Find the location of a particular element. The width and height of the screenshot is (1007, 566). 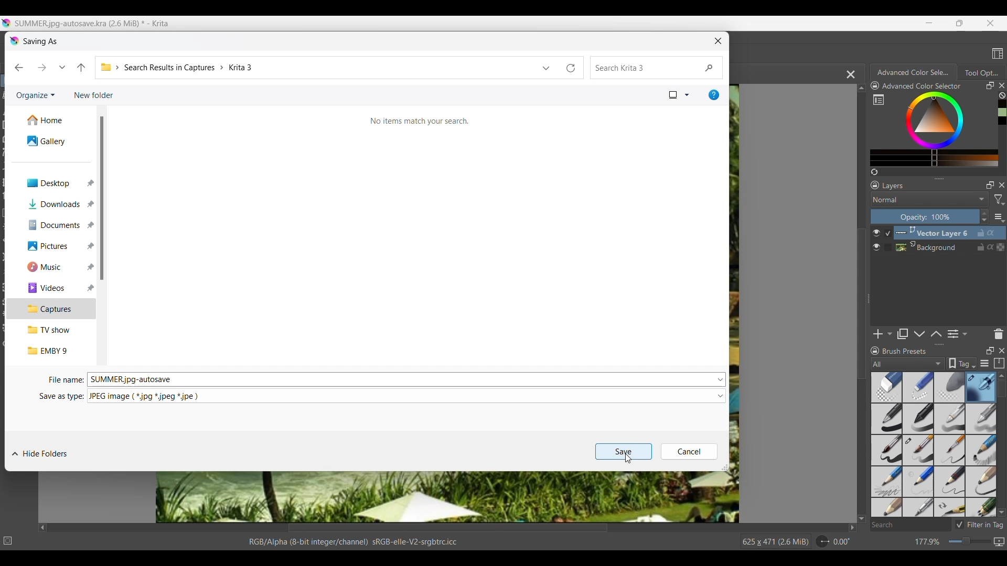

Current zoom factor is located at coordinates (928, 542).